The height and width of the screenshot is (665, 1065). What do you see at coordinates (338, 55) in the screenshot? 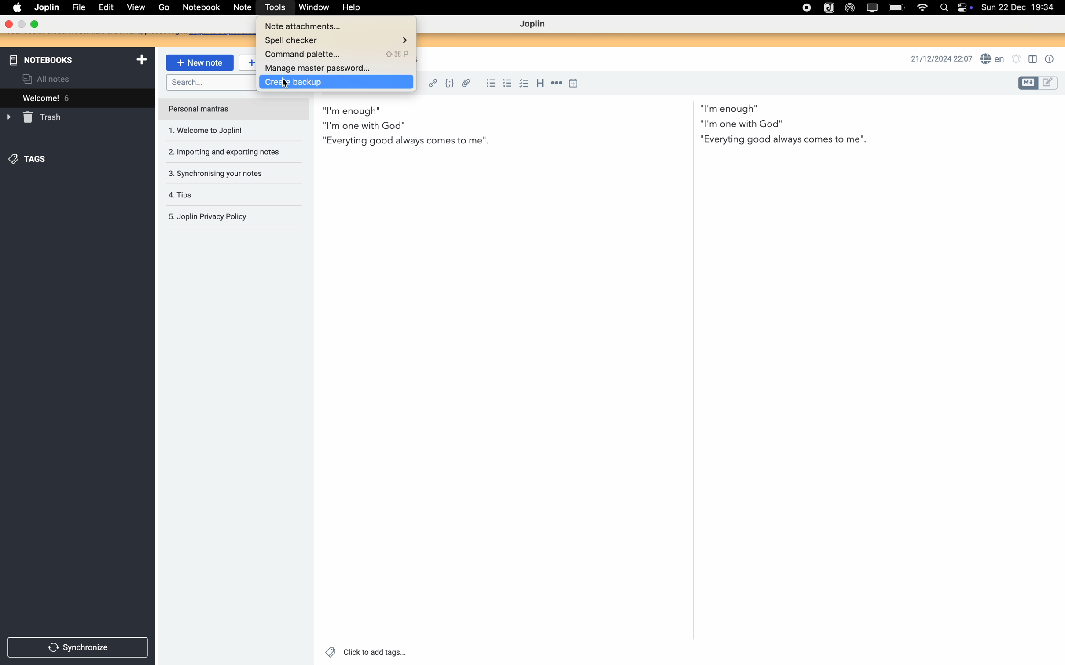
I see `command palette` at bounding box center [338, 55].